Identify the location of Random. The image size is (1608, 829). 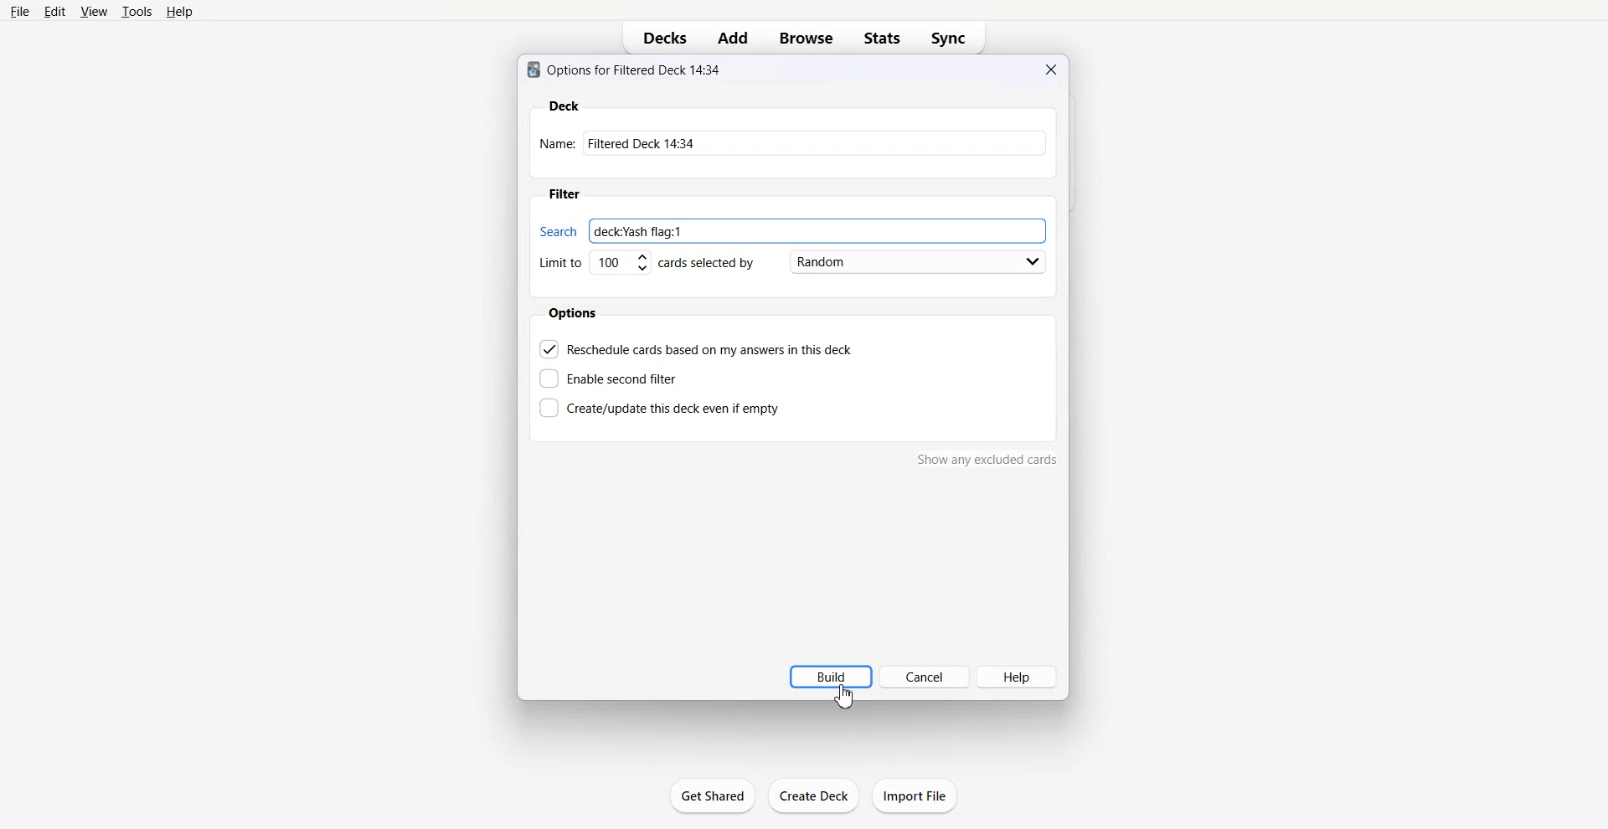
(915, 261).